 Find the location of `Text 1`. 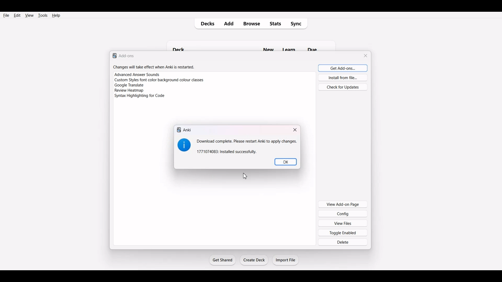

Text 1 is located at coordinates (184, 130).